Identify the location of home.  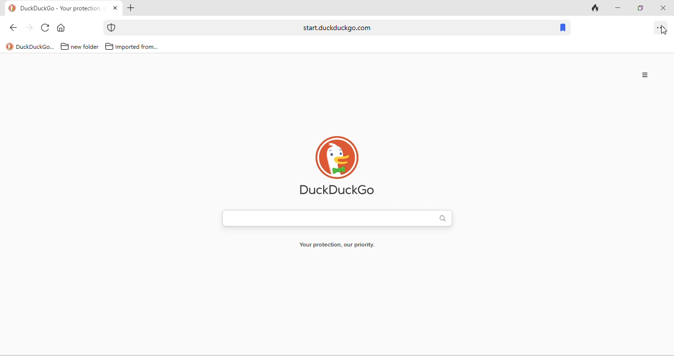
(62, 27).